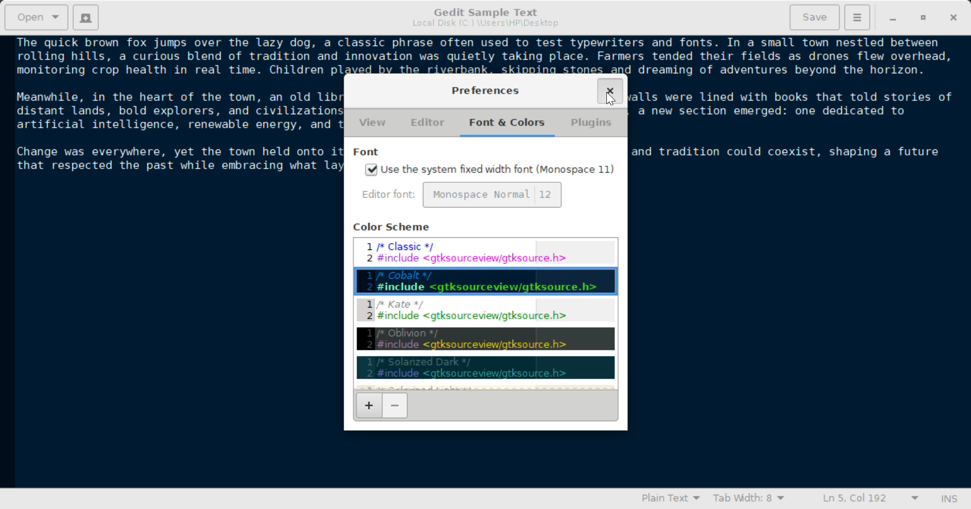 This screenshot has height=509, width=971. Describe the element at coordinates (37, 17) in the screenshot. I see `Open Documents` at that location.